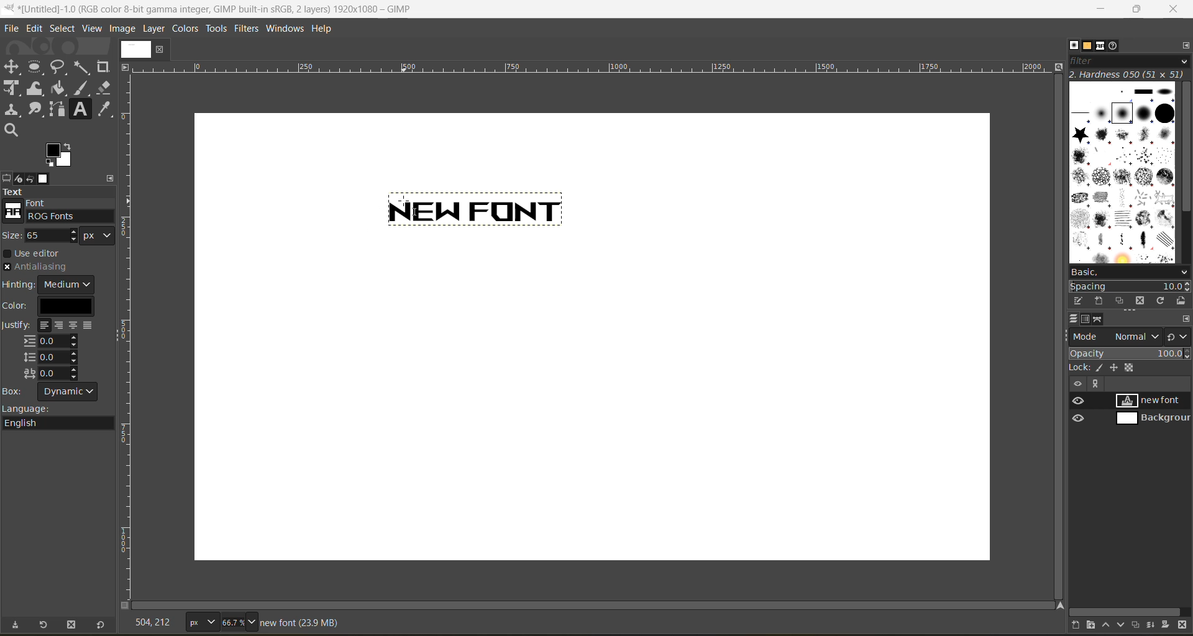  Describe the element at coordinates (59, 99) in the screenshot. I see `tools` at that location.